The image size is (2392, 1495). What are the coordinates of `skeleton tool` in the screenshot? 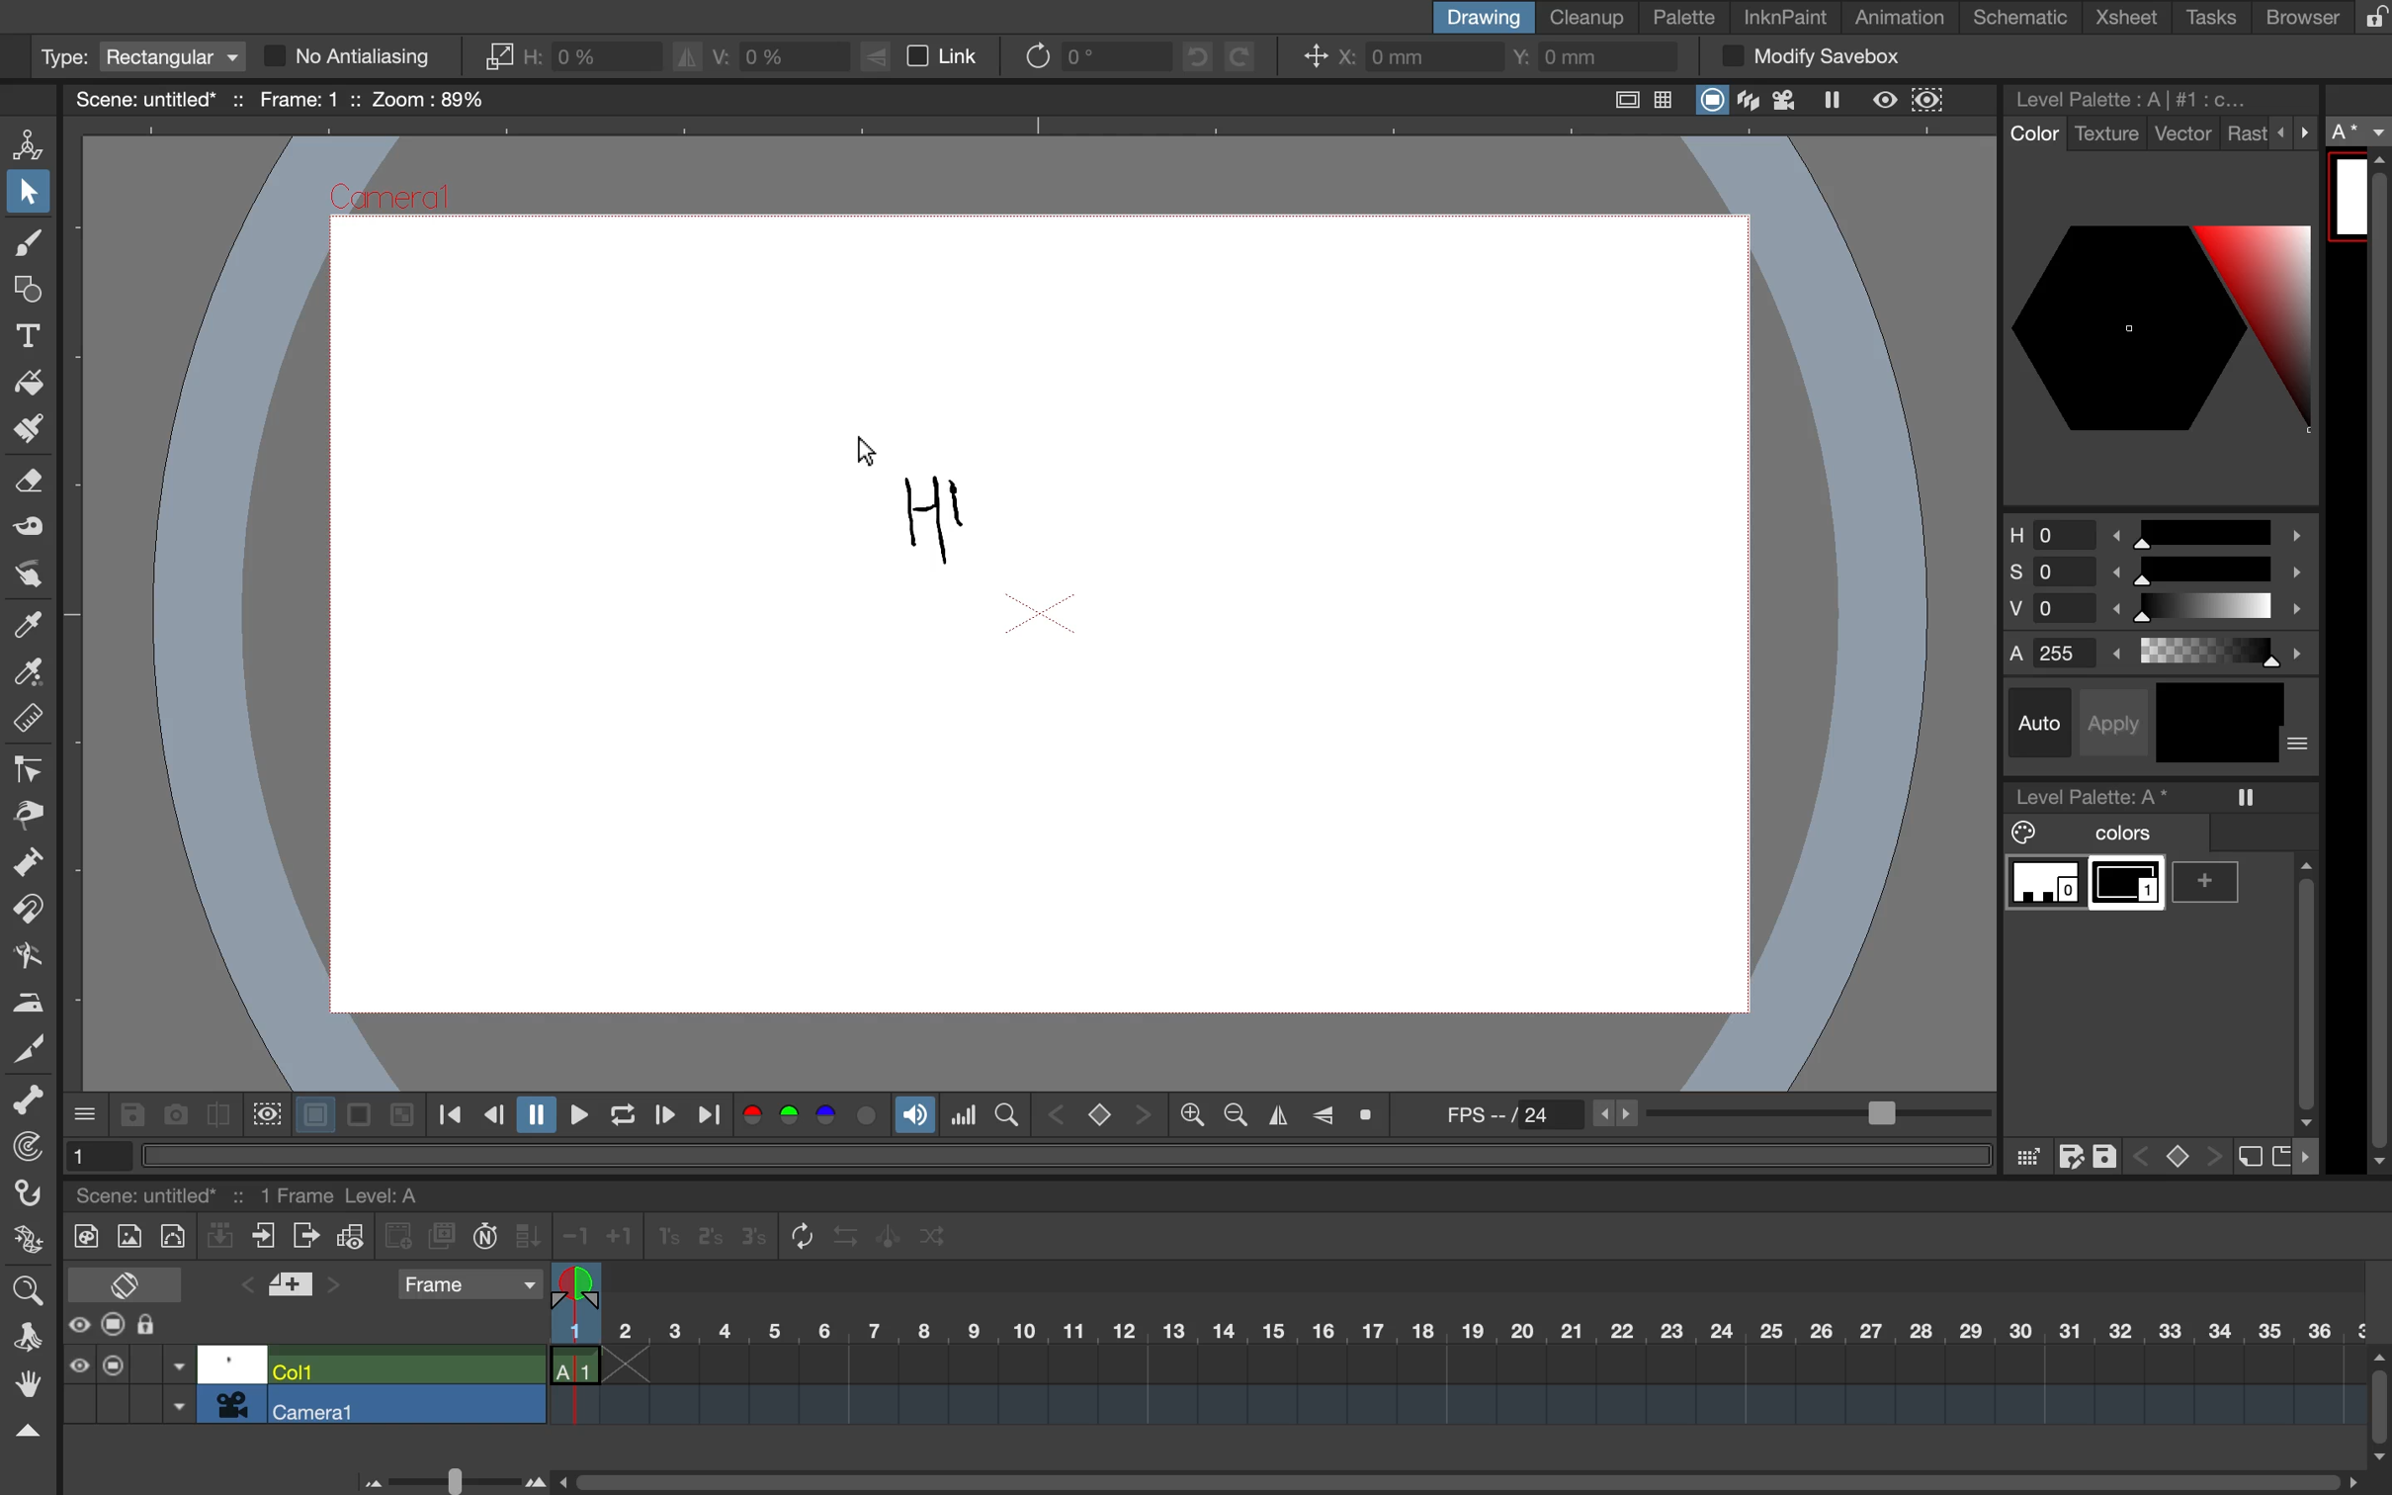 It's located at (30, 1100).